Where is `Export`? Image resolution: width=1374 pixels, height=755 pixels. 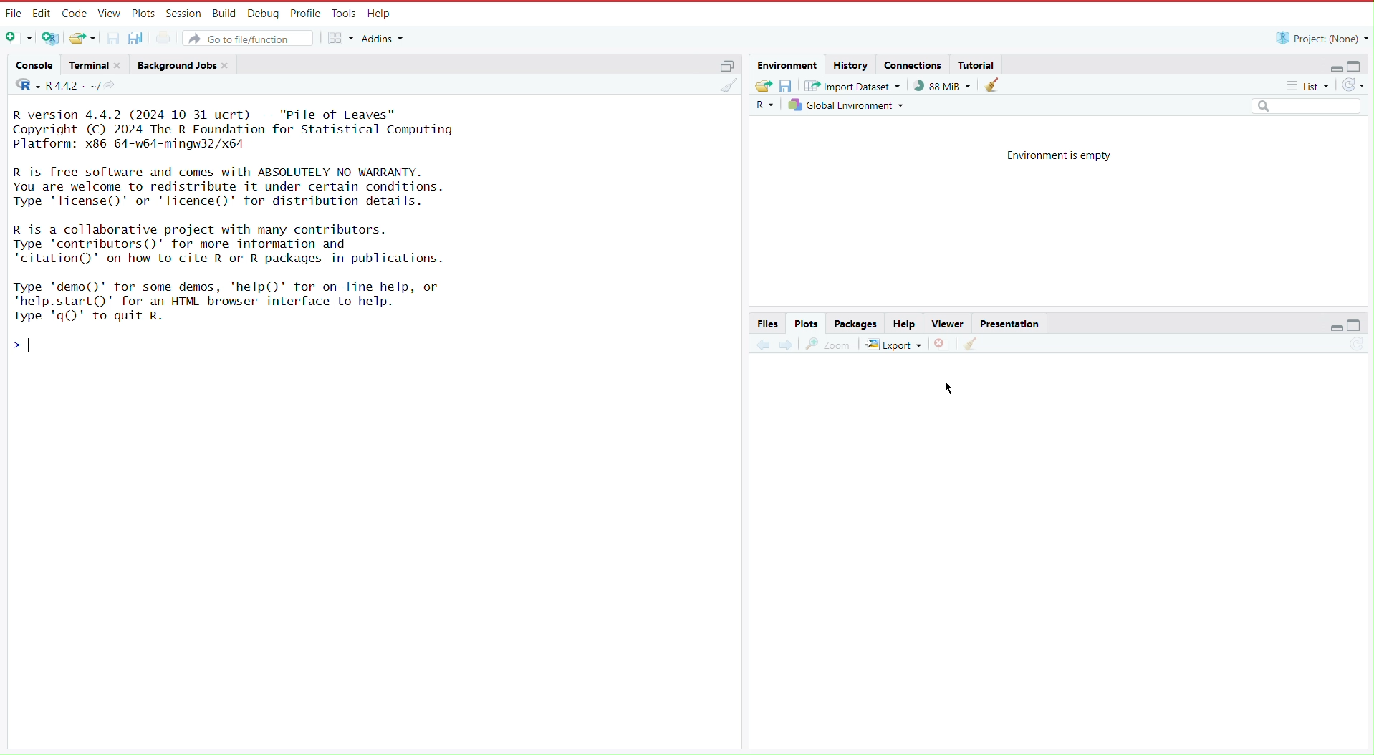
Export is located at coordinates (895, 342).